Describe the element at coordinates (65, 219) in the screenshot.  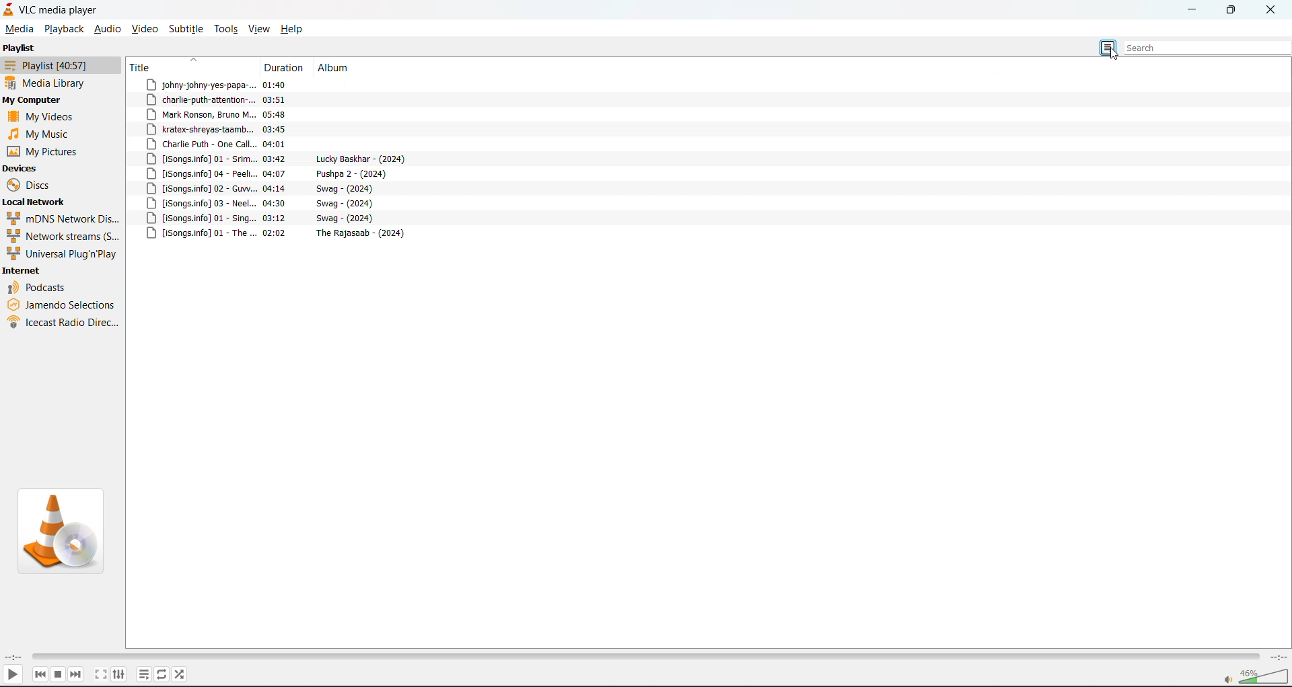
I see `mdns network` at that location.